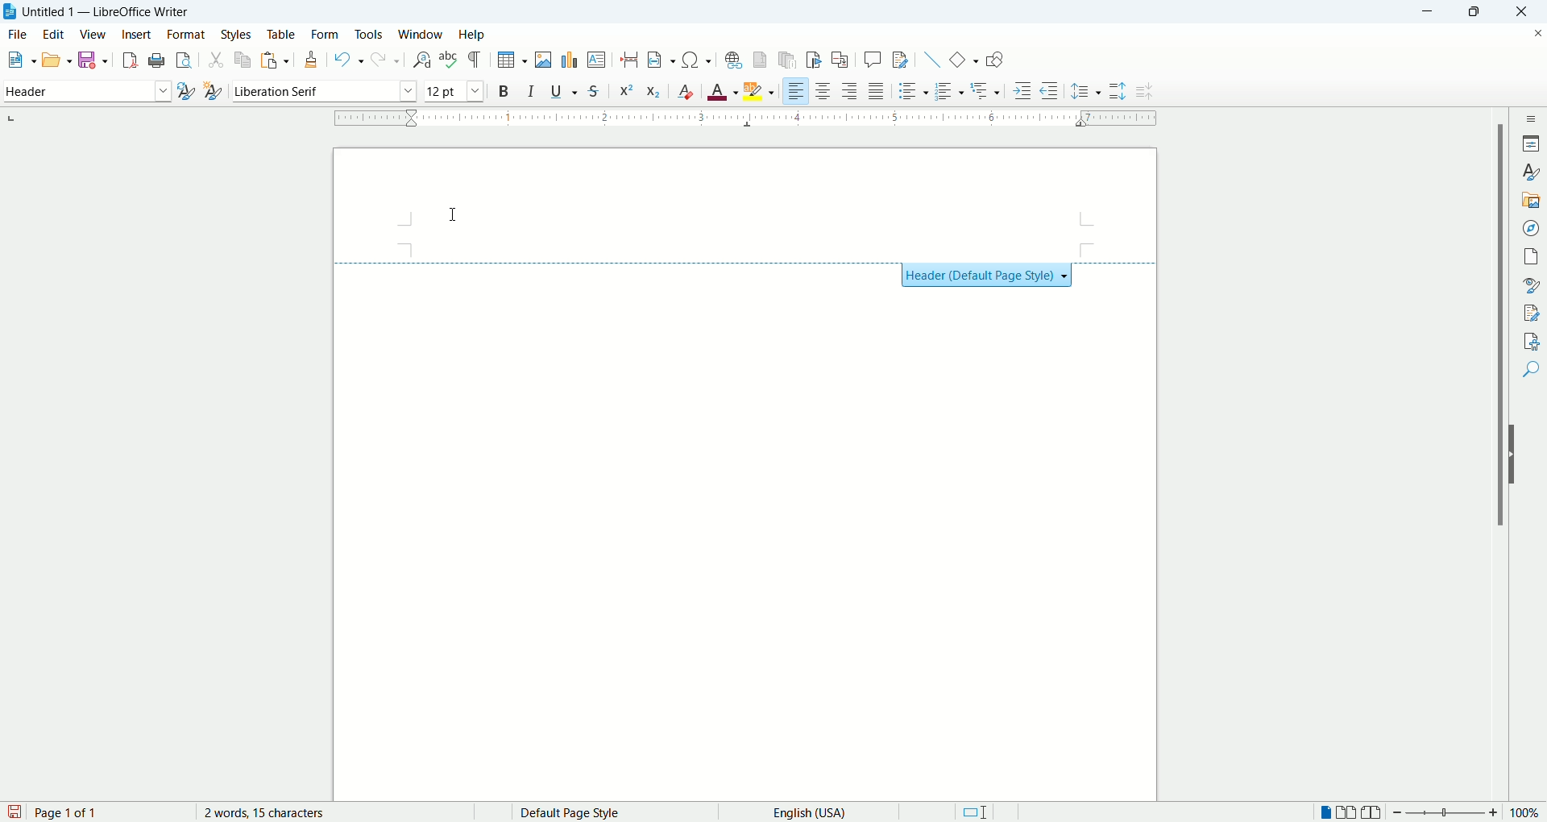 This screenshot has width=1547, height=822. Describe the element at coordinates (1532, 284) in the screenshot. I see `style inspector` at that location.